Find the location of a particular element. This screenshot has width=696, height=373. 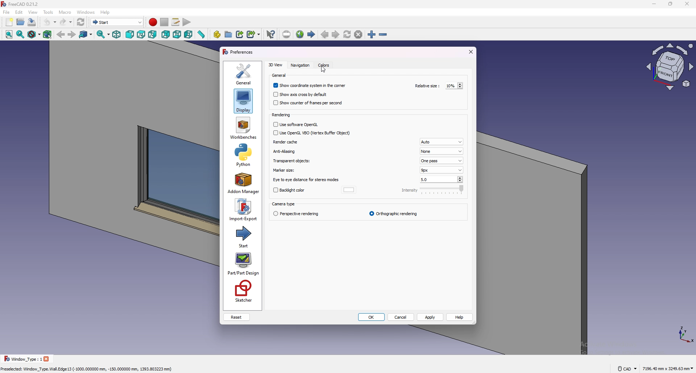

stop loading is located at coordinates (359, 35).